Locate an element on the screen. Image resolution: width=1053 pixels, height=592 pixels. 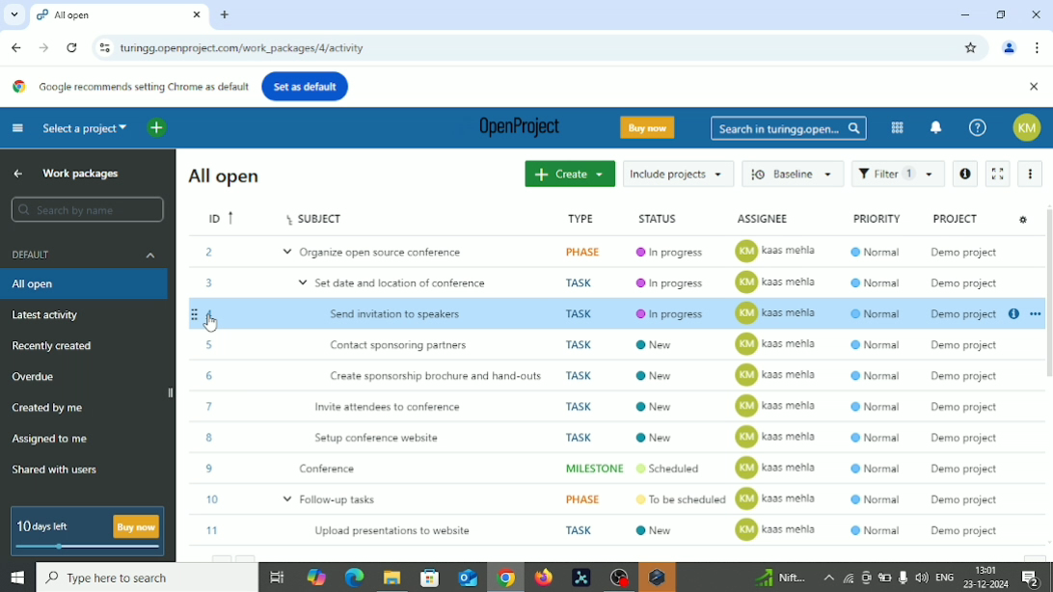
Forward is located at coordinates (43, 47).